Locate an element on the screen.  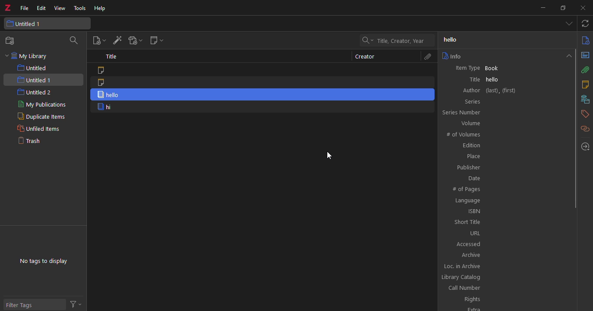
Volume is located at coordinates (505, 123).